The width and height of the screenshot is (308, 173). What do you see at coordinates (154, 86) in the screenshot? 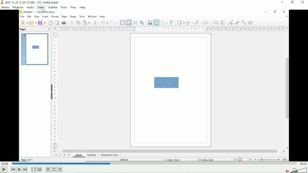
I see `Video` at bounding box center [154, 86].